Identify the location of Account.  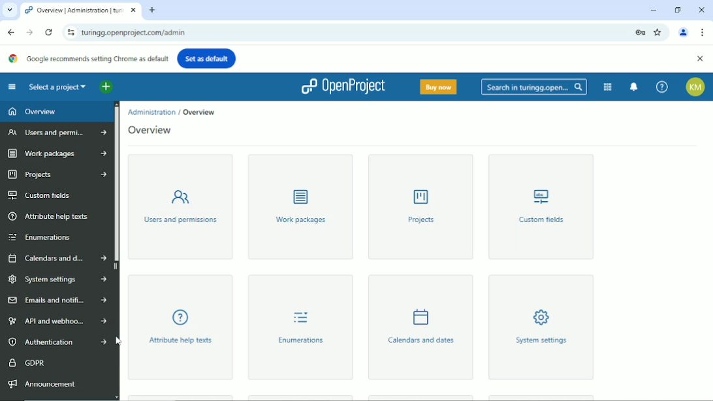
(696, 87).